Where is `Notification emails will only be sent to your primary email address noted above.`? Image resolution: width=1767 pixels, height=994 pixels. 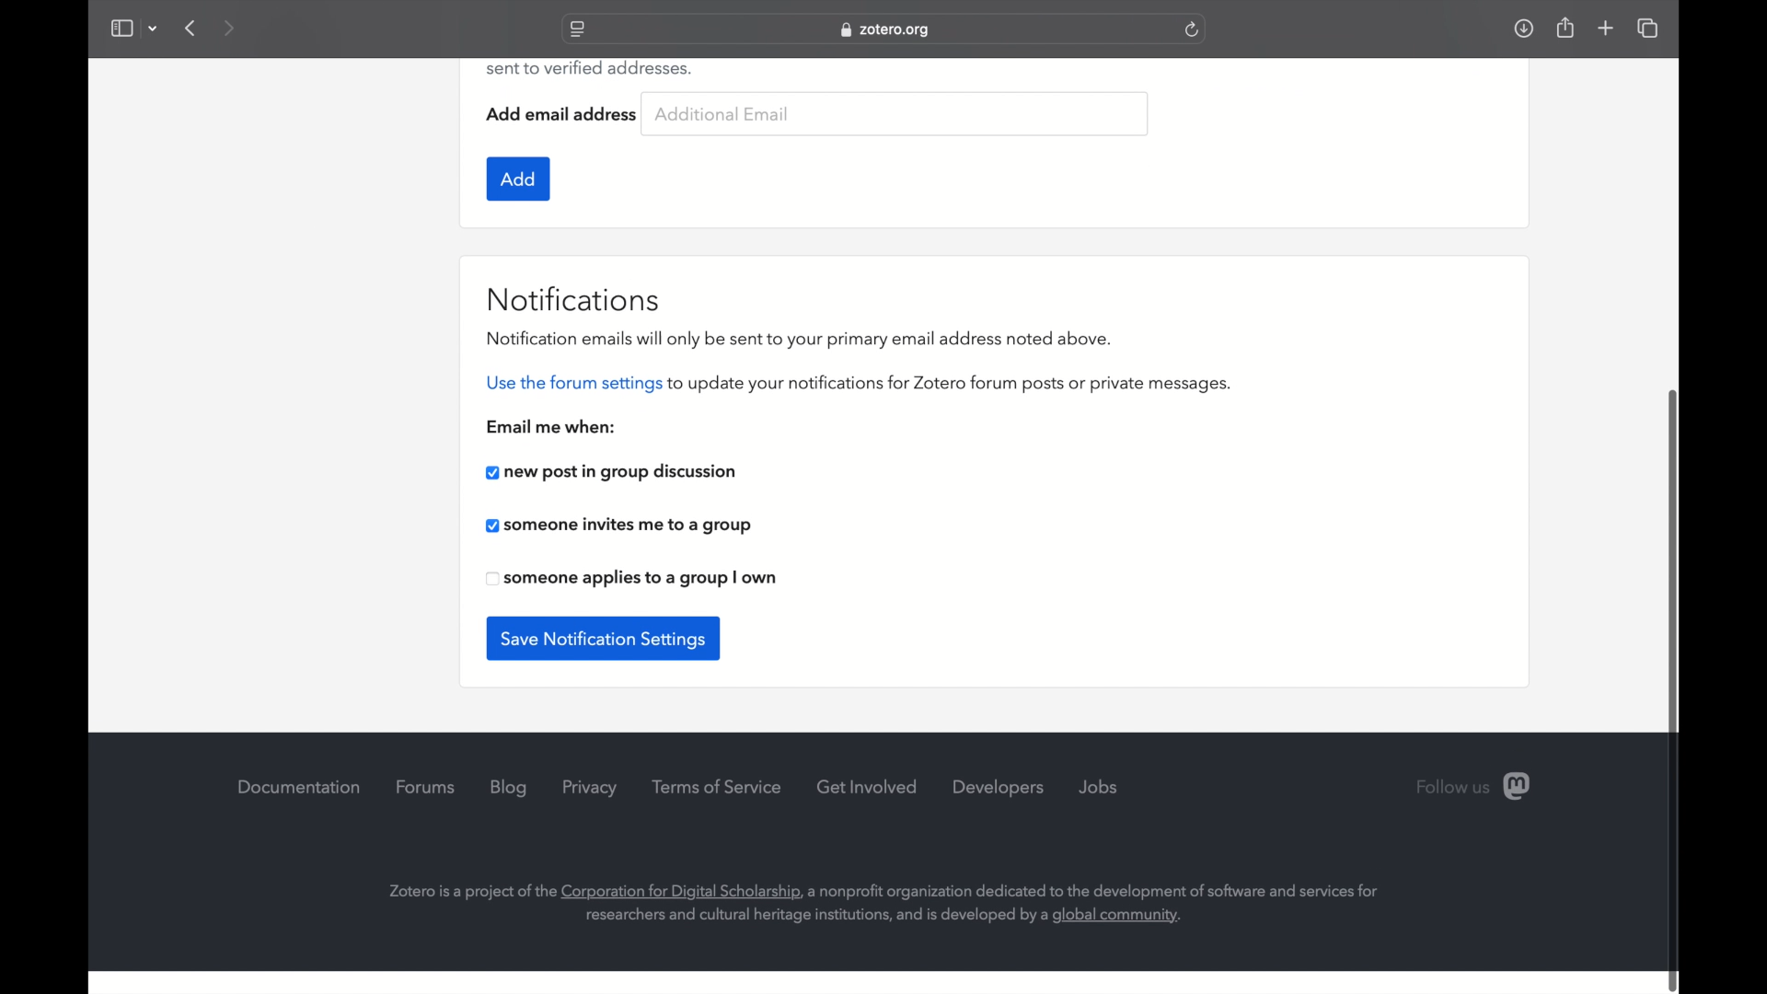
Notification emails will only be sent to your primary email address noted above. is located at coordinates (809, 339).